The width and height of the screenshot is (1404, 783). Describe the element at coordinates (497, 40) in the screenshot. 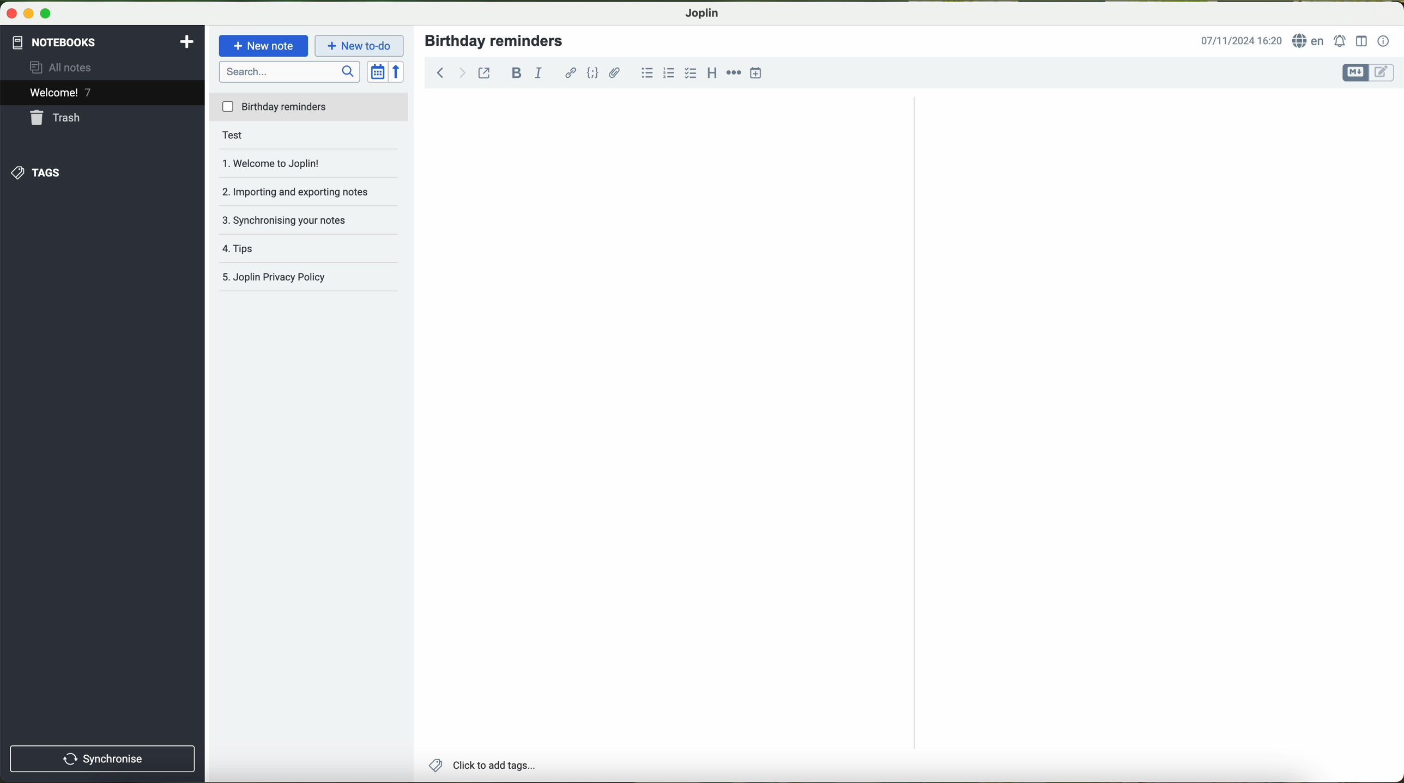

I see `birthday reminders` at that location.